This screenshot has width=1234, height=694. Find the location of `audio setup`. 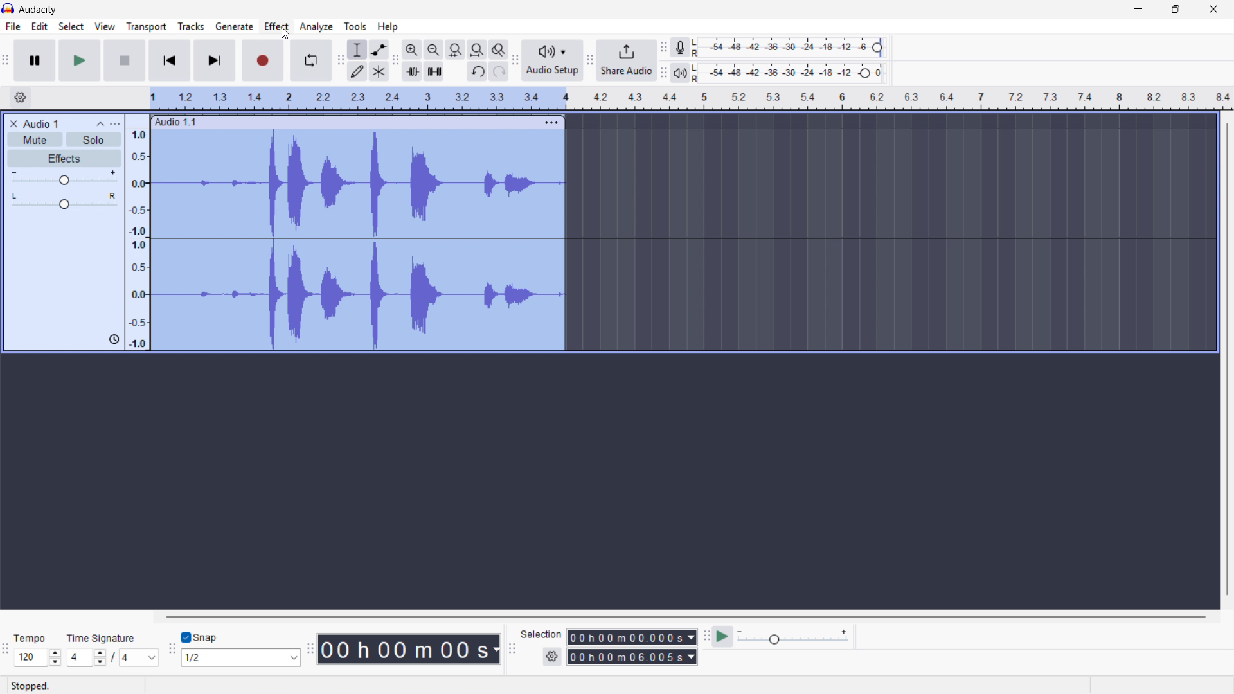

audio setup is located at coordinates (553, 60).